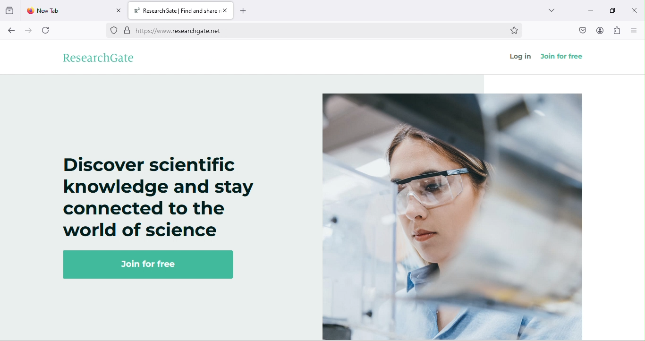  Describe the element at coordinates (103, 59) in the screenshot. I see `research gate` at that location.